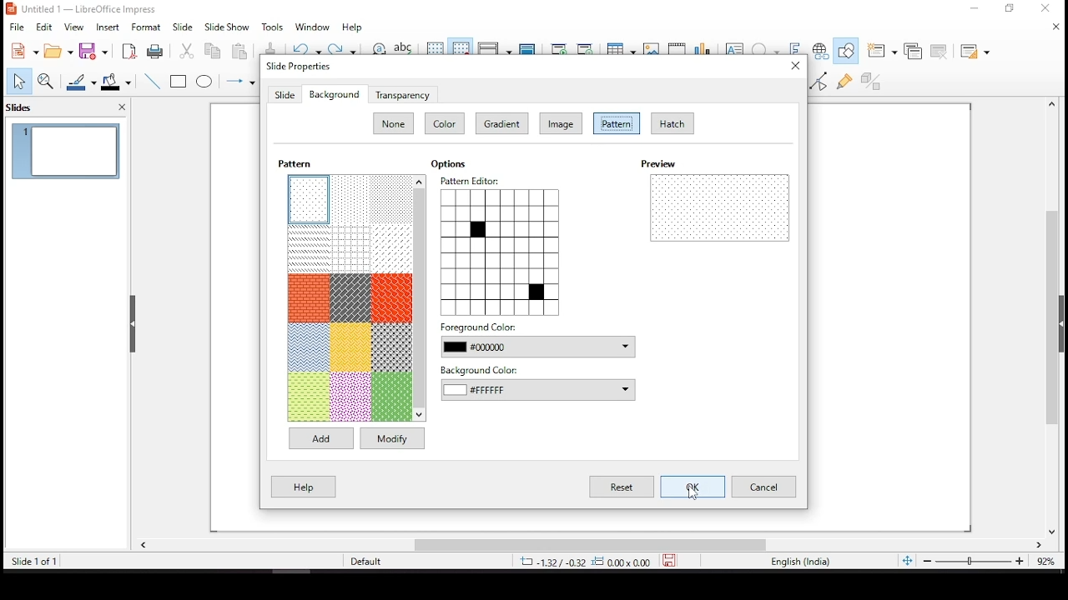  I want to click on Cursor, so click(696, 493).